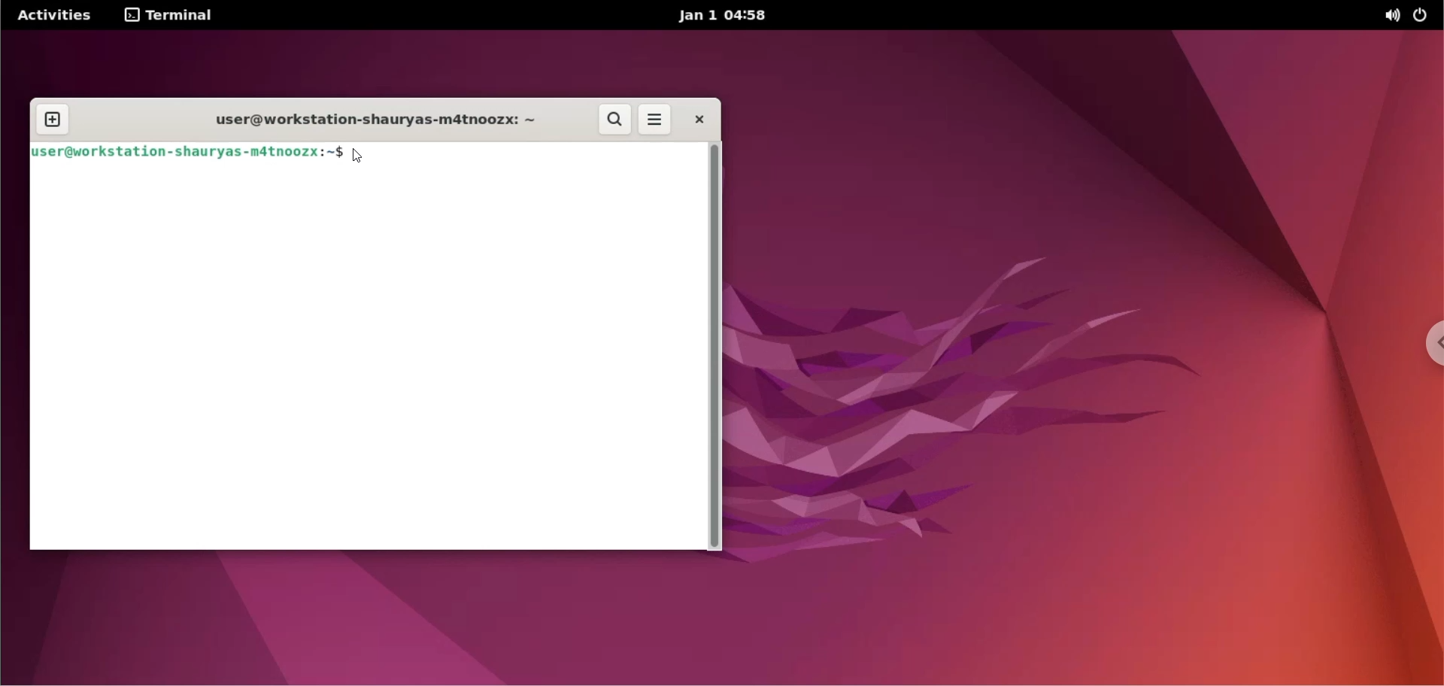 Image resolution: width=1444 pixels, height=686 pixels. What do you see at coordinates (1424, 14) in the screenshot?
I see `power options` at bounding box center [1424, 14].